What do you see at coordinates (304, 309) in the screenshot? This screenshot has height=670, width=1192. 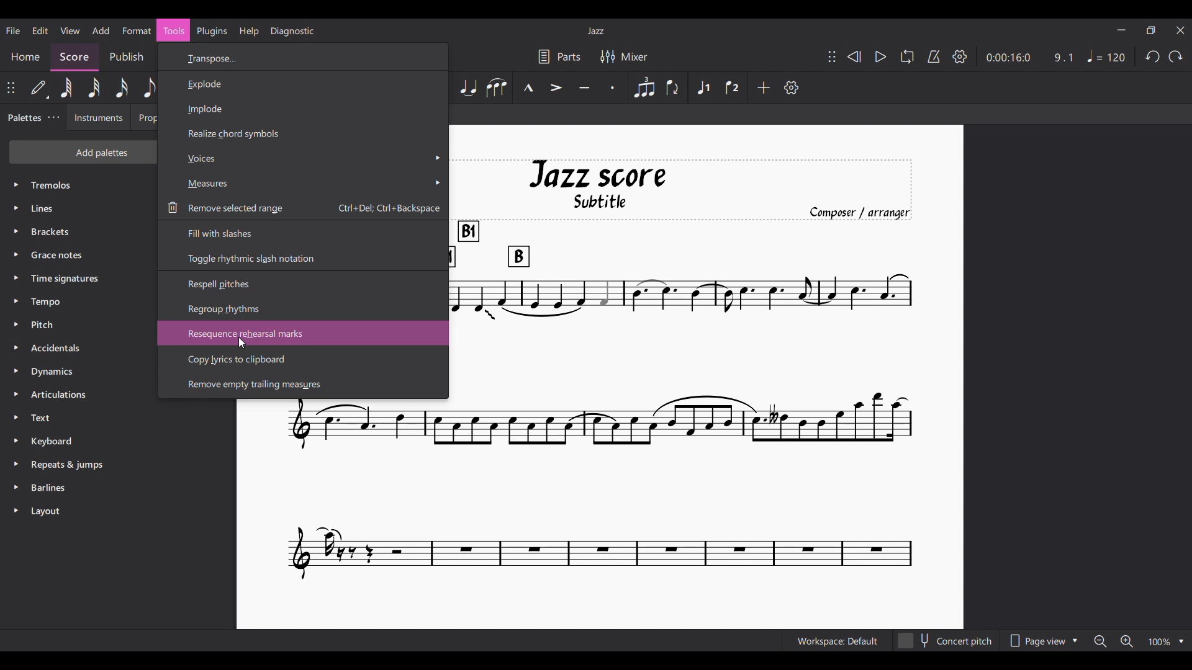 I see `Regroup rhythms` at bounding box center [304, 309].